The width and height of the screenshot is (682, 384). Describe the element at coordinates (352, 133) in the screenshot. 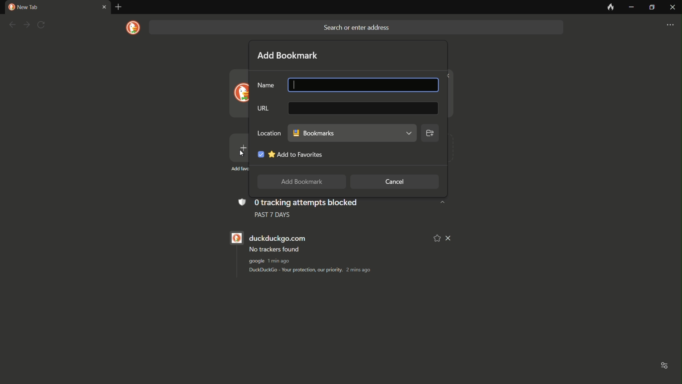

I see `bookmark` at that location.